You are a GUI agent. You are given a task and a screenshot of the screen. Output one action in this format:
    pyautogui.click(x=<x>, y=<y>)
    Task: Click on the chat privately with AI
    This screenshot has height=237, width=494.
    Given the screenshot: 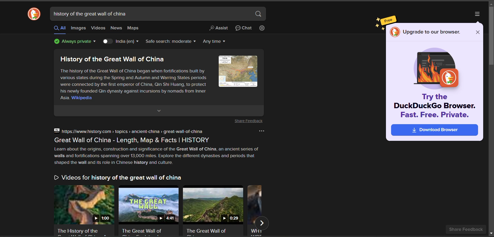 What is the action you would take?
    pyautogui.click(x=243, y=29)
    